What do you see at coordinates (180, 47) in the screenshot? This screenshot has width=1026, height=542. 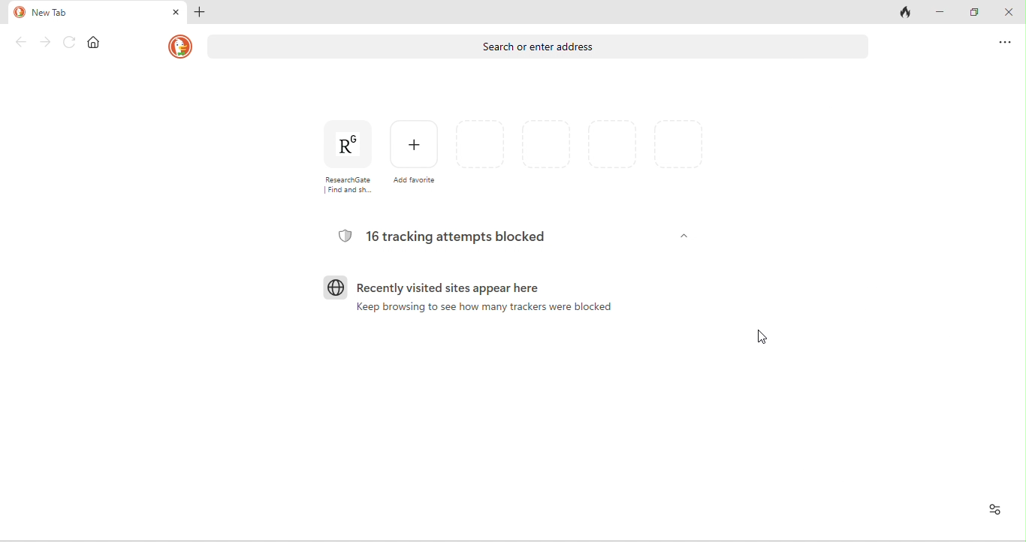 I see `duck duck go logo` at bounding box center [180, 47].